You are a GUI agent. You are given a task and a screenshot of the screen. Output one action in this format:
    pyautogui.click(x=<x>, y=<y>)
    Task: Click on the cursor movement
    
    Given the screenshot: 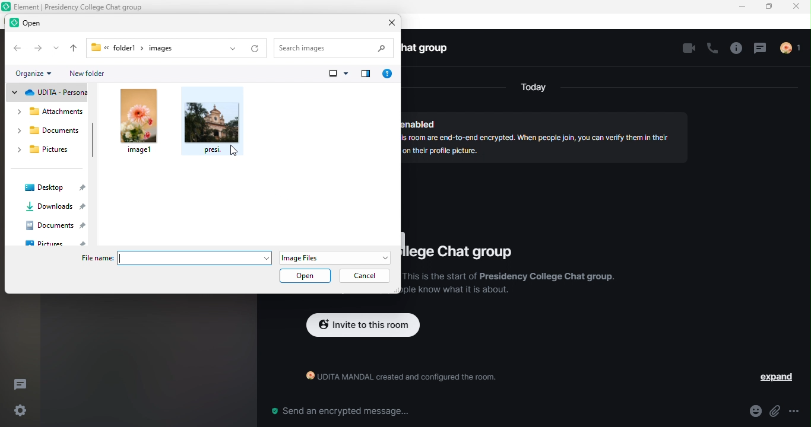 What is the action you would take?
    pyautogui.click(x=232, y=149)
    